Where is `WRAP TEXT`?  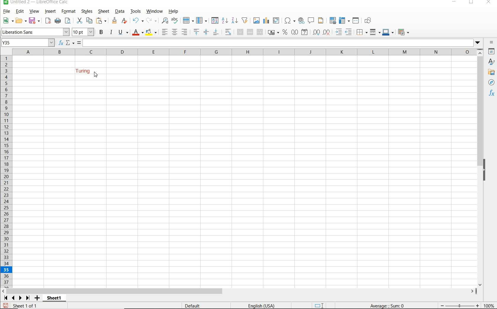
WRAP TEXT is located at coordinates (228, 33).